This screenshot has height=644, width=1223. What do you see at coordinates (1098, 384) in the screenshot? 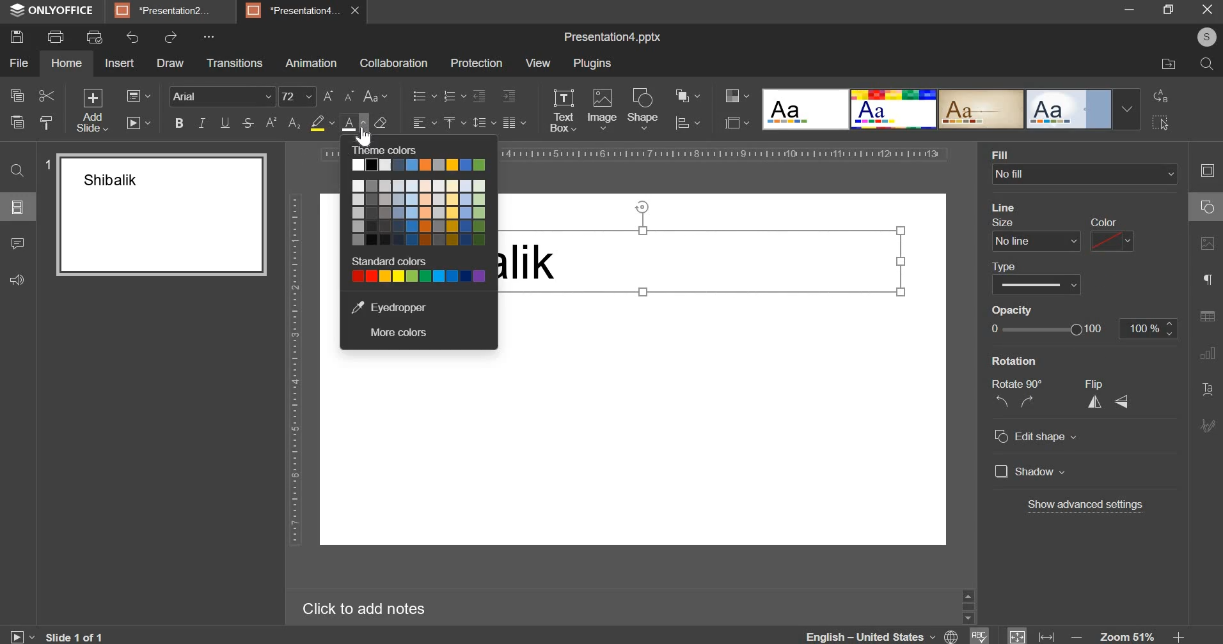
I see `flip` at bounding box center [1098, 384].